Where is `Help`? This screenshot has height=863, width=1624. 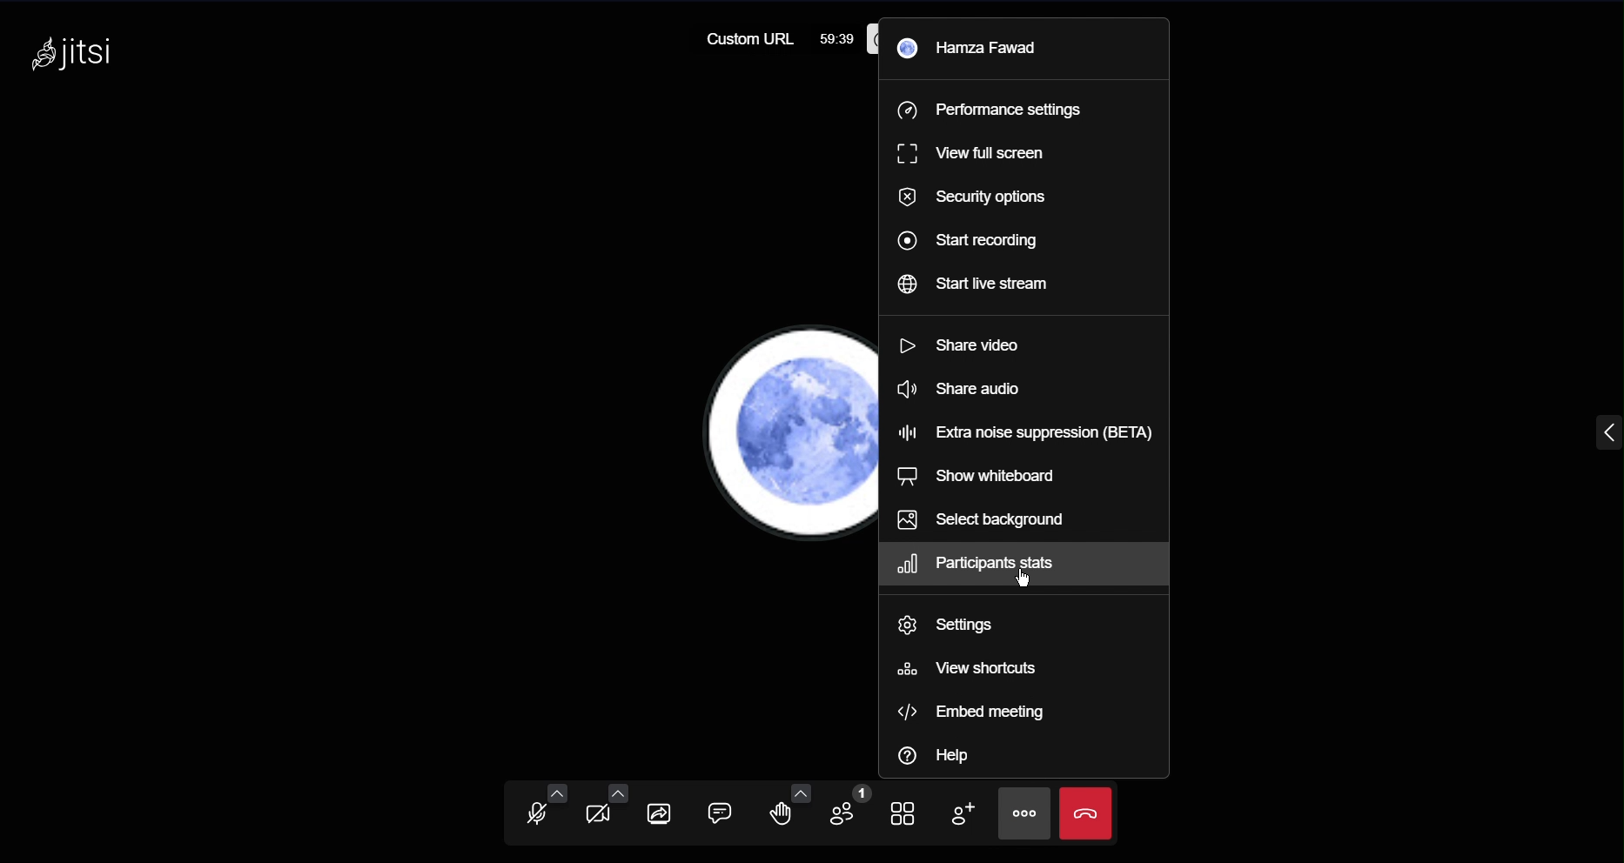
Help is located at coordinates (943, 756).